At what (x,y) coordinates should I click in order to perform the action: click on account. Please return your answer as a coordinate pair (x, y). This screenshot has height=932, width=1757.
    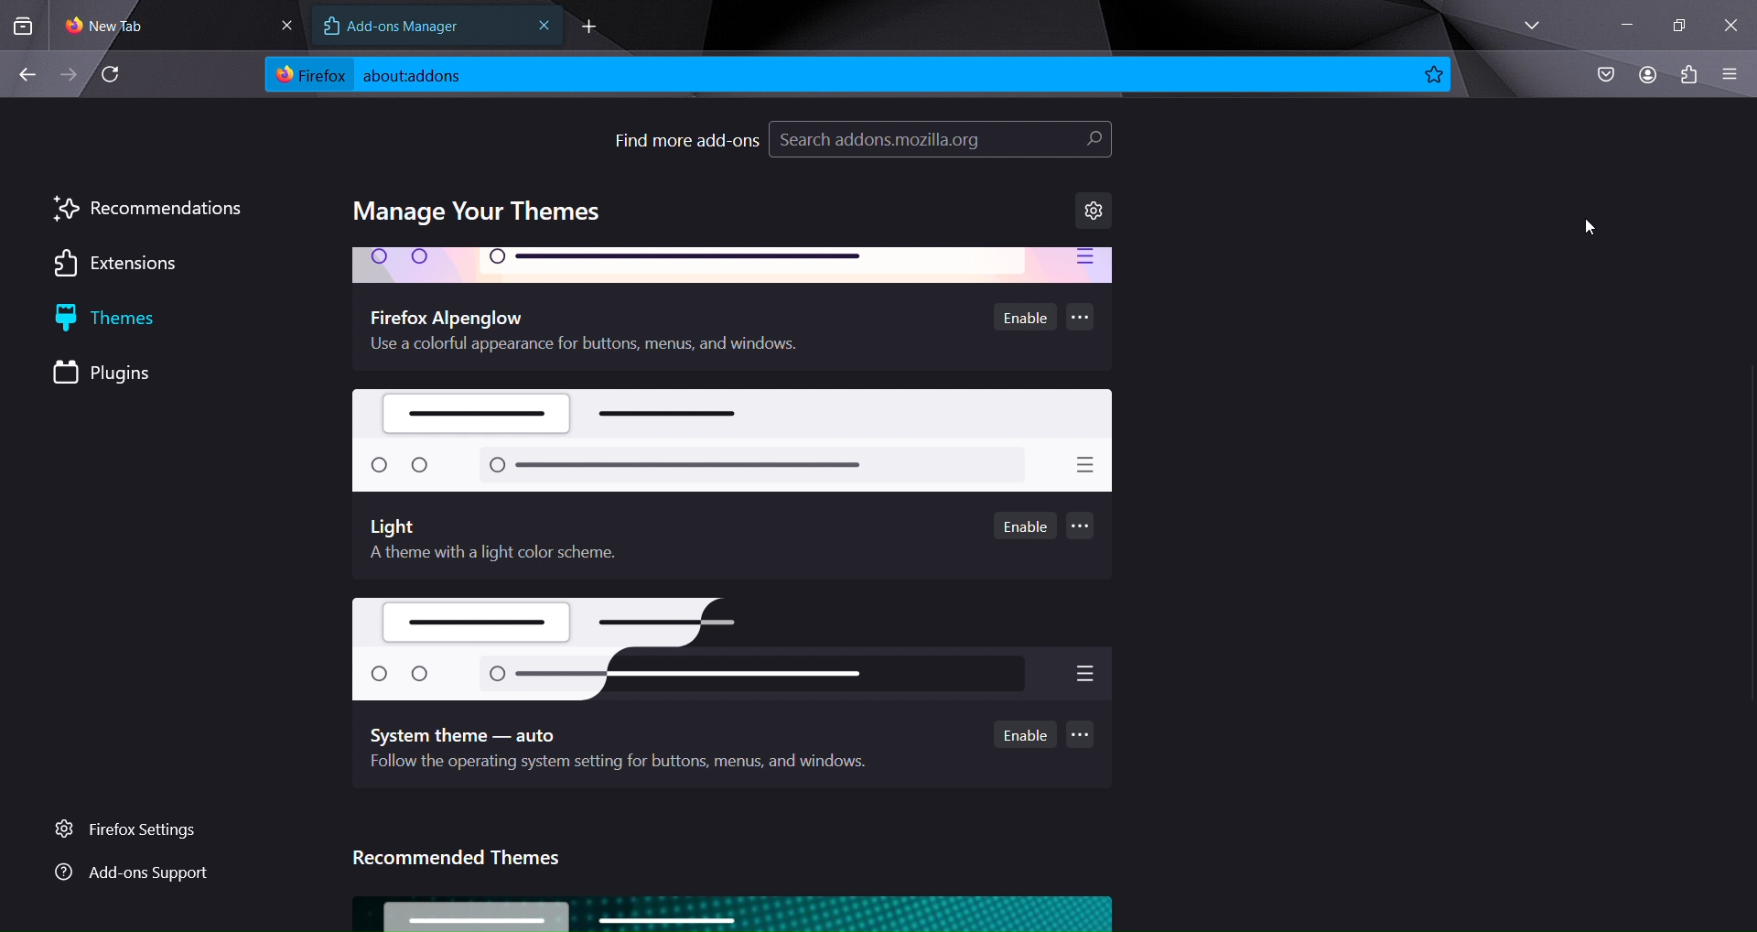
    Looking at the image, I should click on (1647, 75).